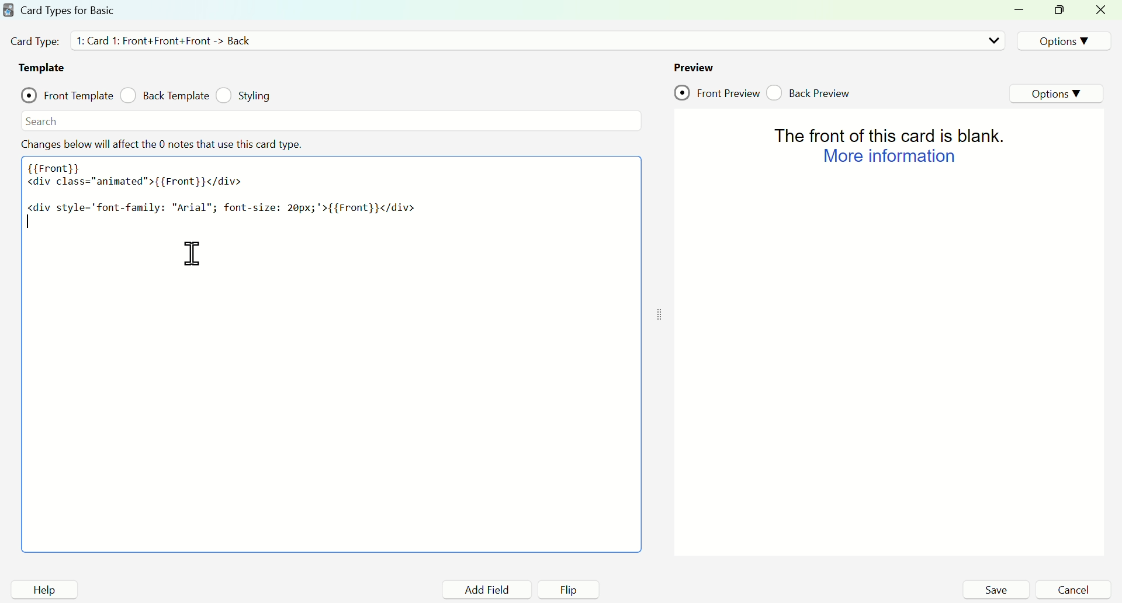 This screenshot has height=603, width=1122. Describe the element at coordinates (223, 187) in the screenshot. I see `code` at that location.